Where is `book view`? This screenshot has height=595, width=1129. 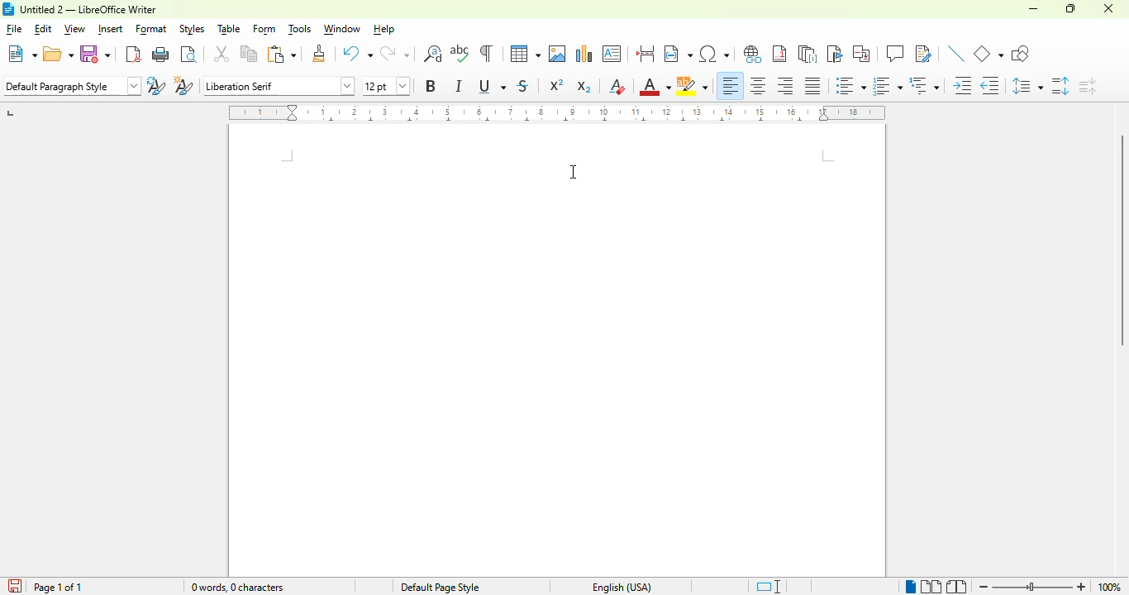
book view is located at coordinates (955, 587).